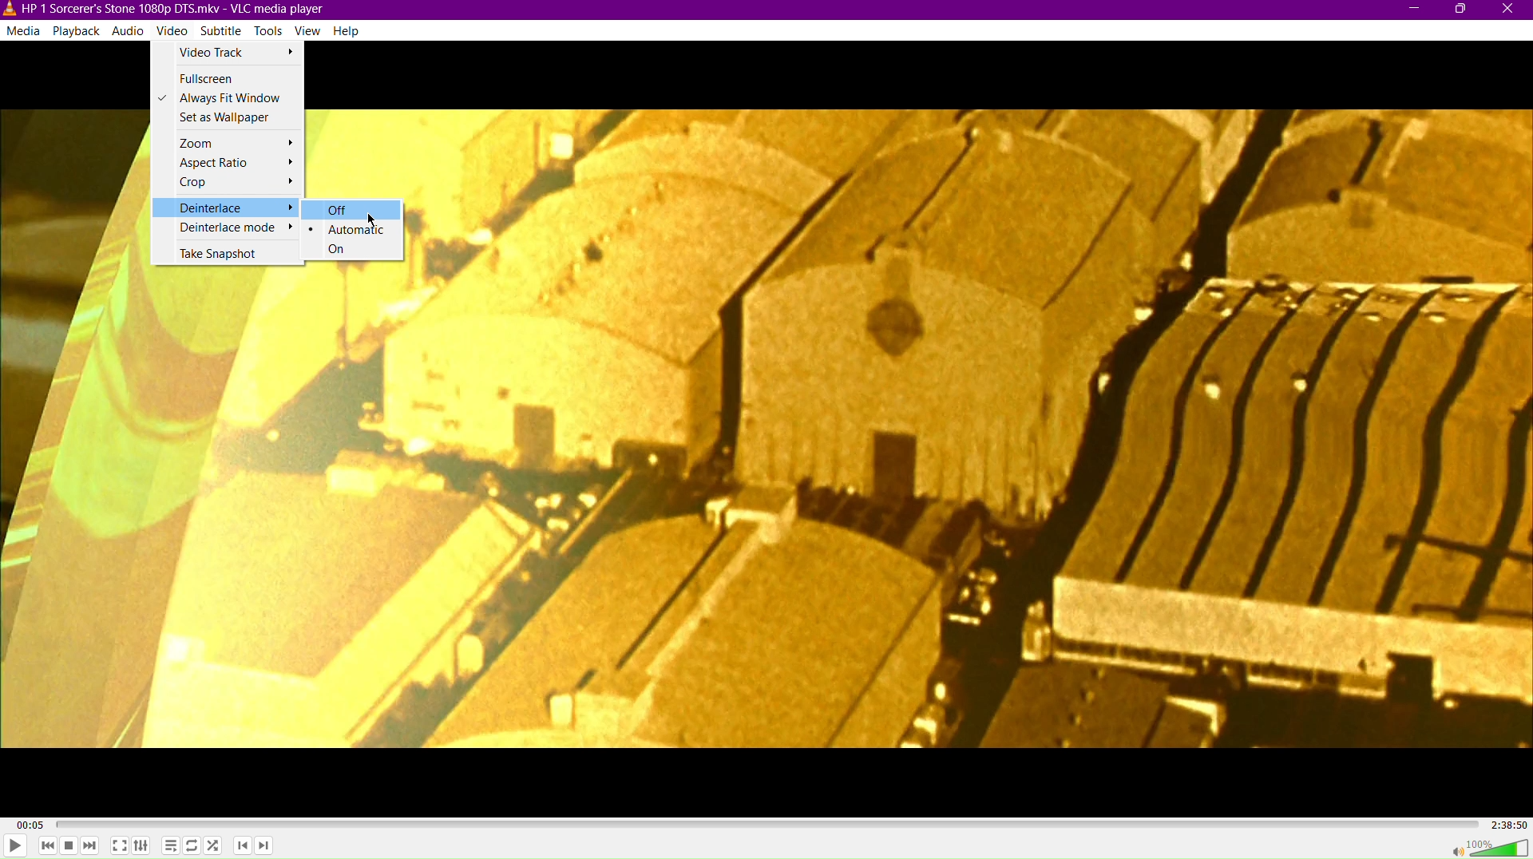  What do you see at coordinates (22, 32) in the screenshot?
I see `Media` at bounding box center [22, 32].